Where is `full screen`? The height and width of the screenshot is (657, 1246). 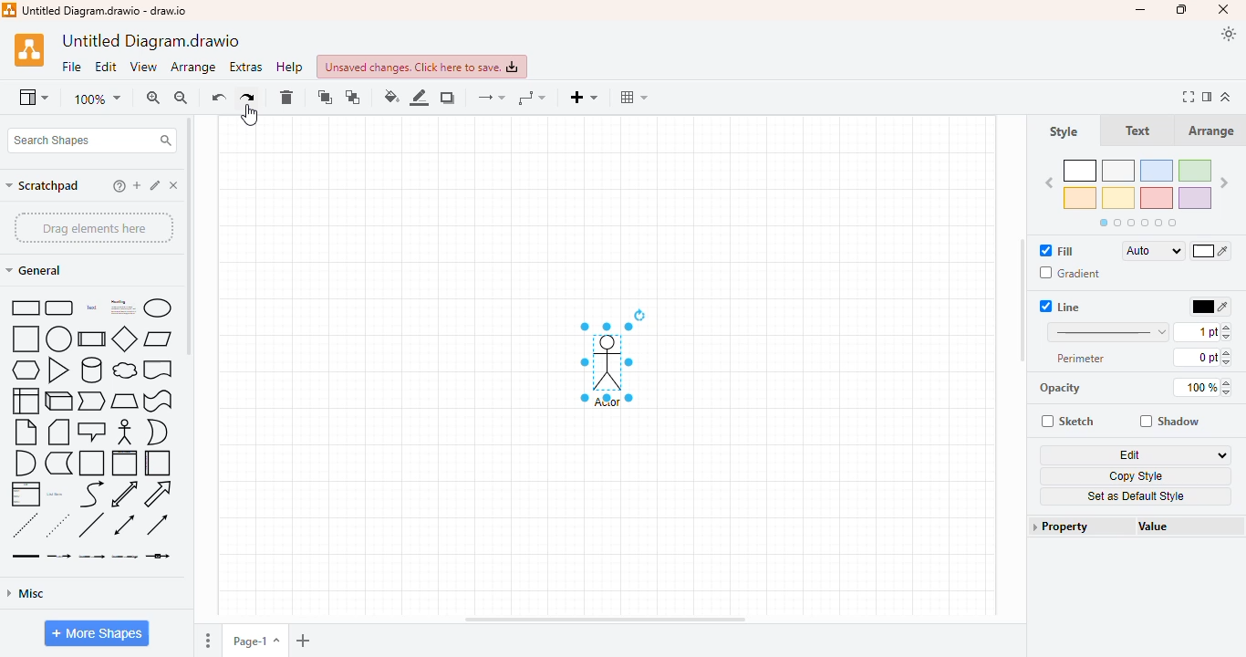 full screen is located at coordinates (1190, 97).